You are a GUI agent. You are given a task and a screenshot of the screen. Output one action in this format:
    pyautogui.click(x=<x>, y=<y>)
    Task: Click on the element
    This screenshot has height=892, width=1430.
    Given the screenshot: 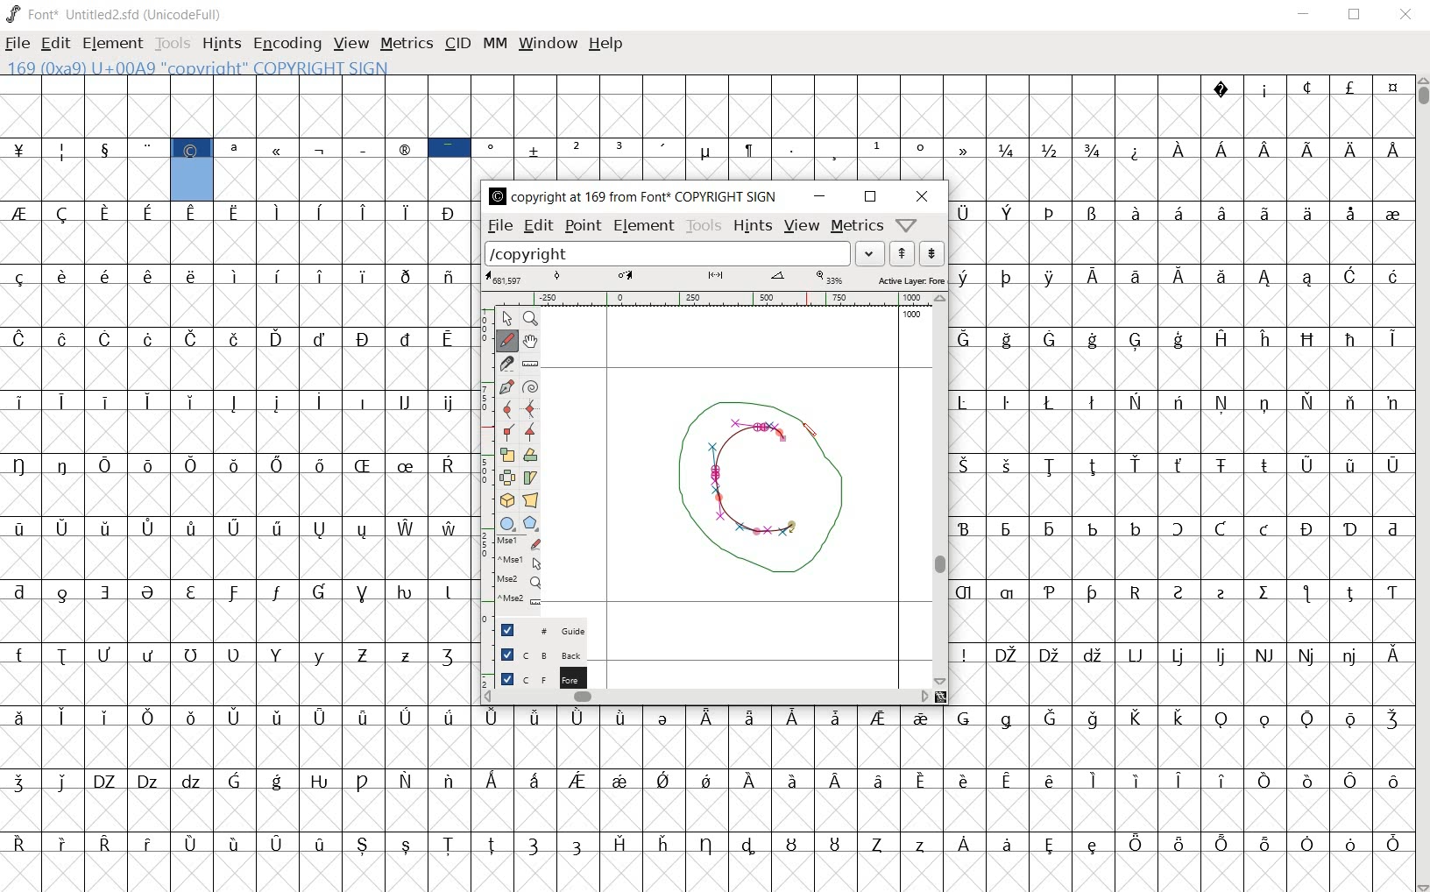 What is the action you would take?
    pyautogui.click(x=112, y=43)
    